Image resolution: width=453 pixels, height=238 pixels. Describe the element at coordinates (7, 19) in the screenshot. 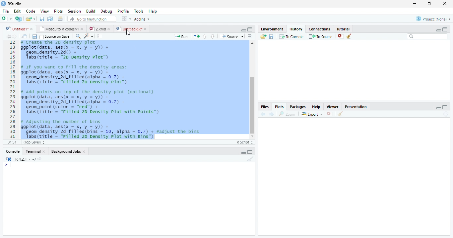

I see `New file` at that location.